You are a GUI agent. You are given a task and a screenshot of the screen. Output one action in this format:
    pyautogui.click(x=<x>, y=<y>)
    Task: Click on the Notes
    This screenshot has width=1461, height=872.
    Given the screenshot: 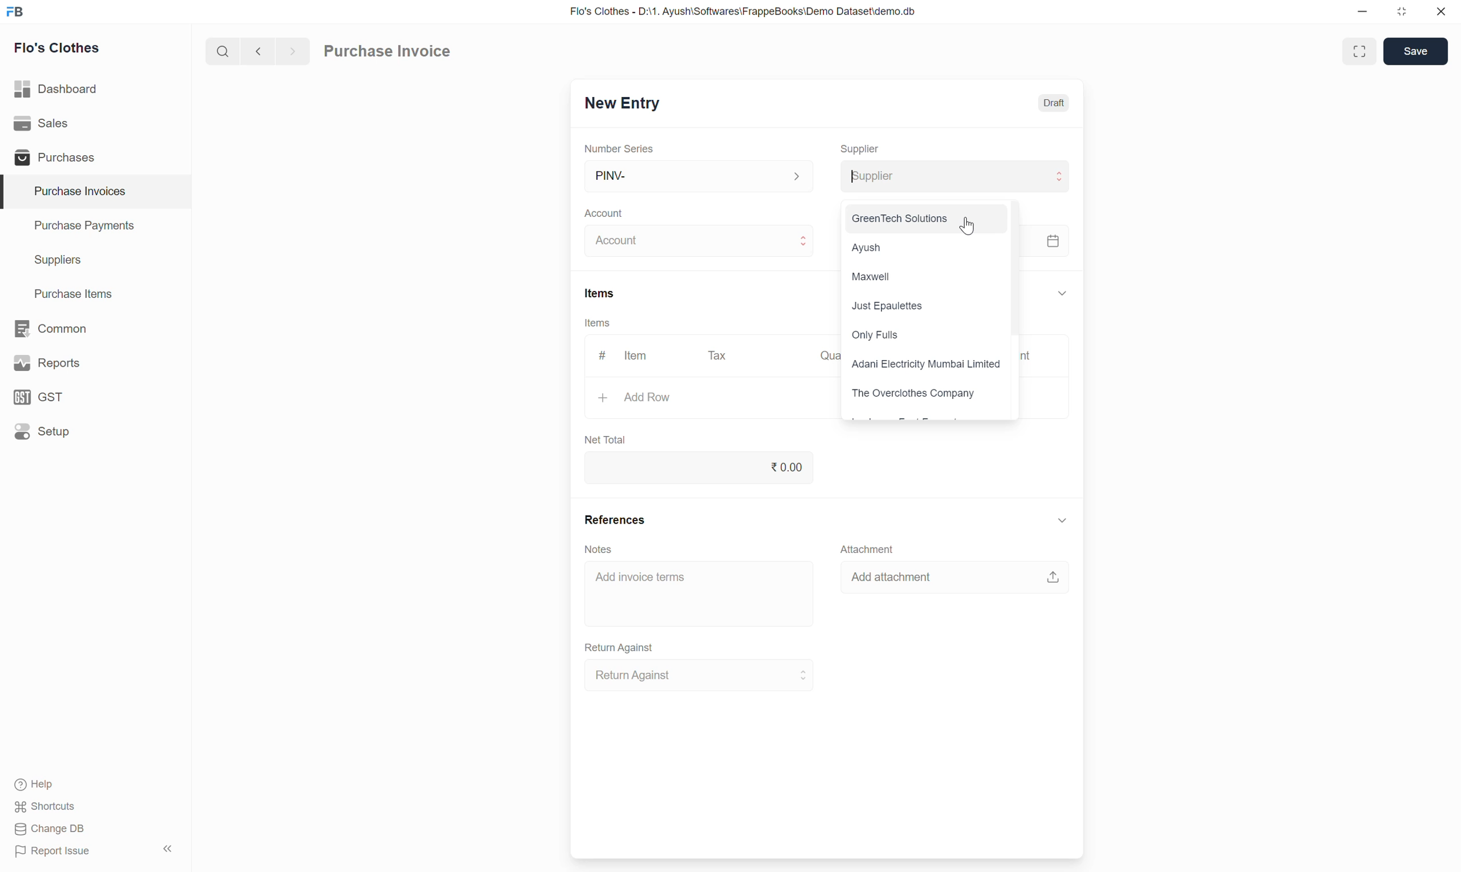 What is the action you would take?
    pyautogui.click(x=598, y=549)
    